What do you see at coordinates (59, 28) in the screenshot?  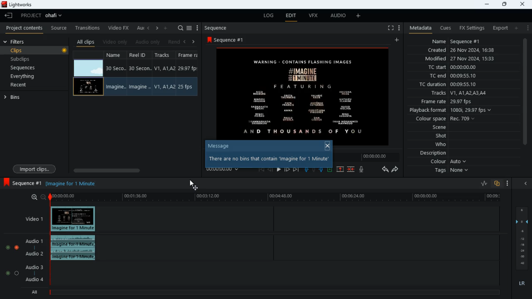 I see `source` at bounding box center [59, 28].